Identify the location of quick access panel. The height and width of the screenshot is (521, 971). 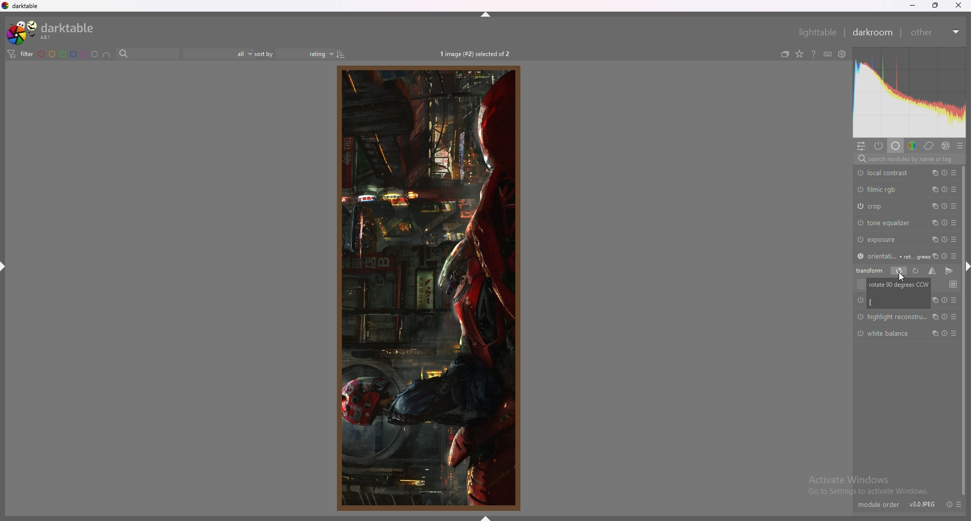
(861, 146).